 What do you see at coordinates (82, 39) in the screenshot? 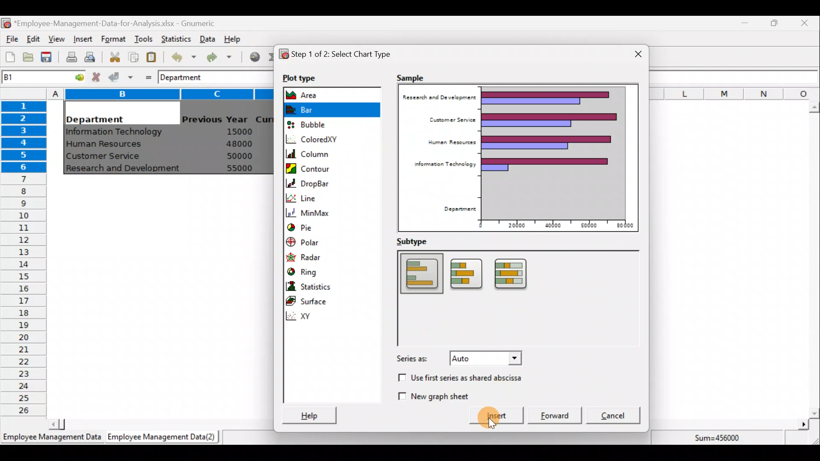
I see `Insert` at bounding box center [82, 39].